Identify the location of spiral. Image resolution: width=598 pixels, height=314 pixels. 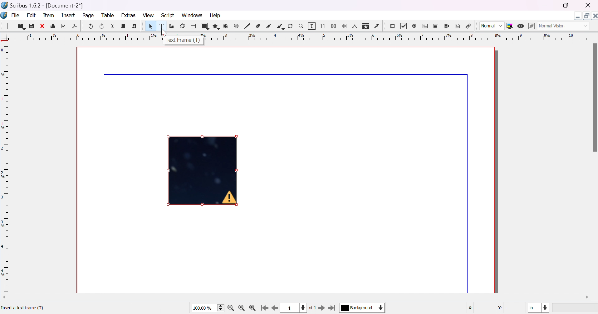
(236, 26).